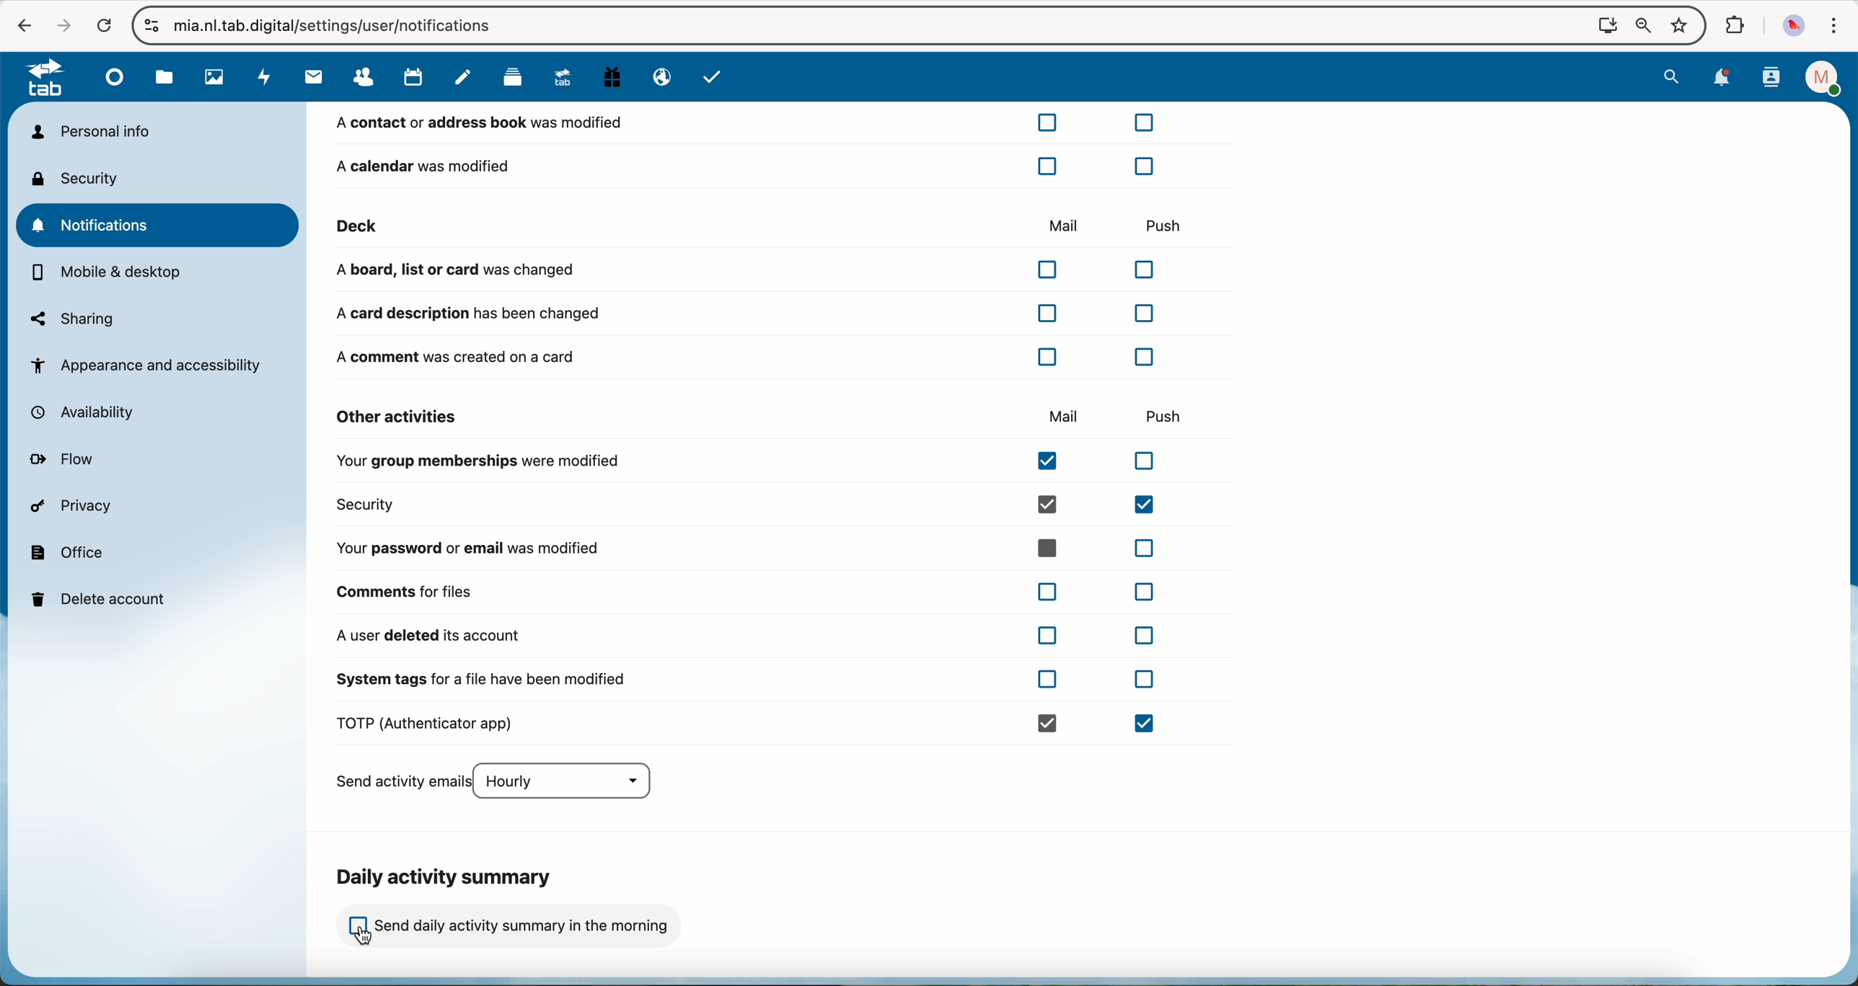 The height and width of the screenshot is (986, 1858). What do you see at coordinates (90, 413) in the screenshot?
I see `availability` at bounding box center [90, 413].